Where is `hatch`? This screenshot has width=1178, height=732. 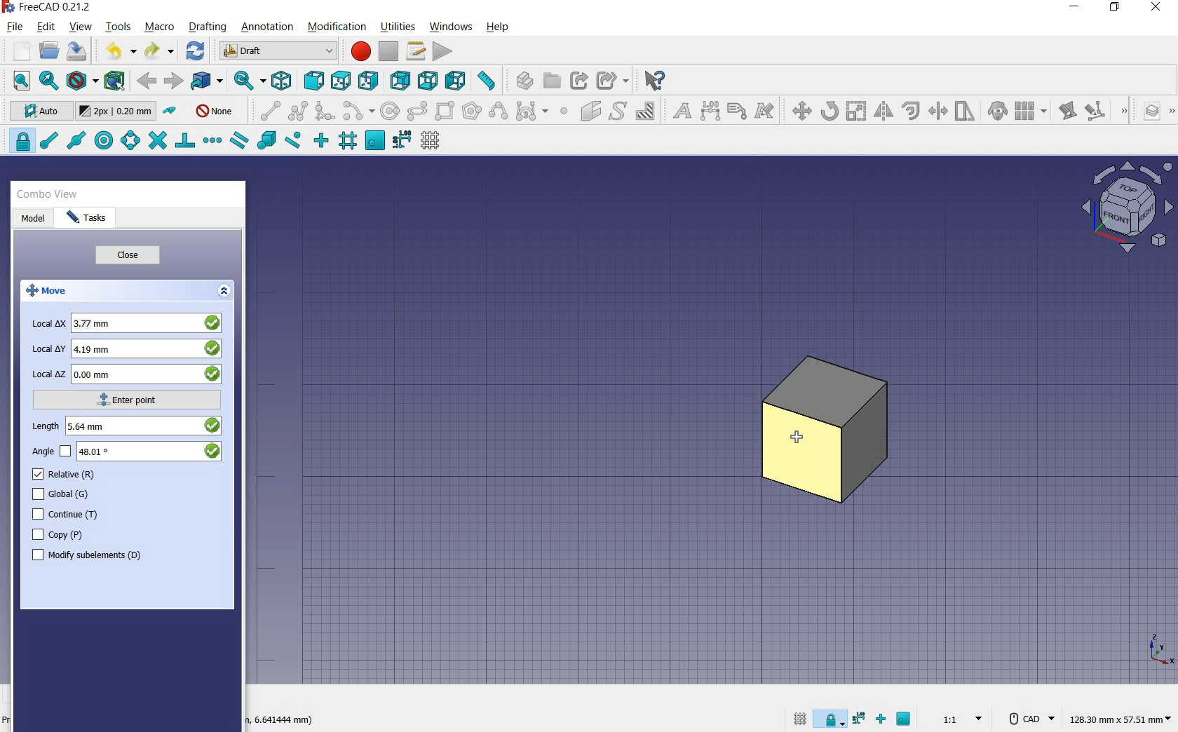
hatch is located at coordinates (646, 111).